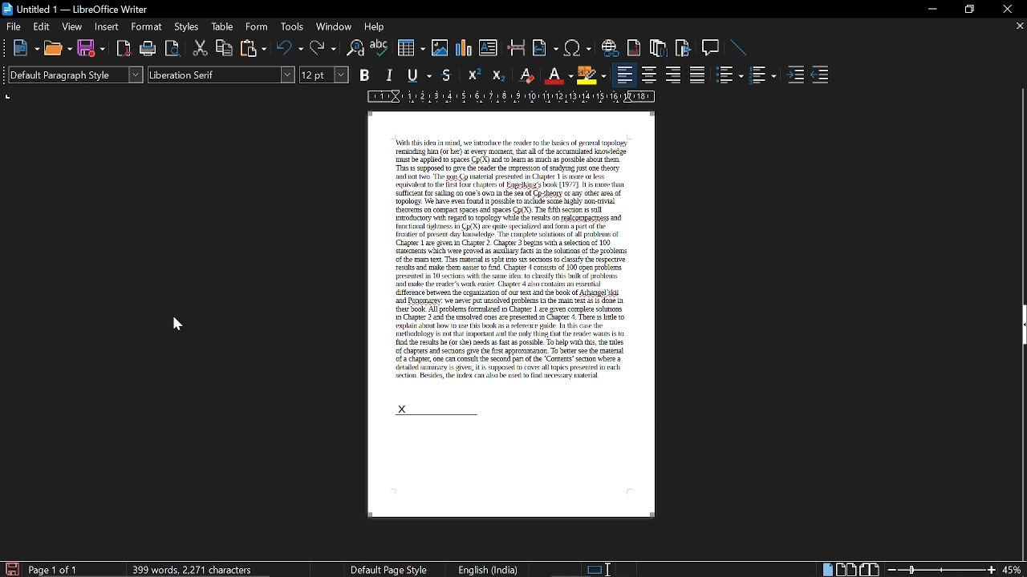  What do you see at coordinates (648, 75) in the screenshot?
I see `center` at bounding box center [648, 75].